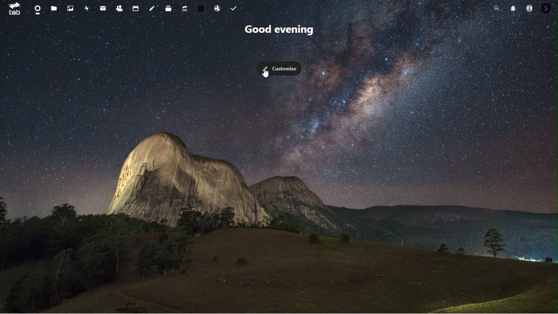  I want to click on Dashboard, so click(37, 7).